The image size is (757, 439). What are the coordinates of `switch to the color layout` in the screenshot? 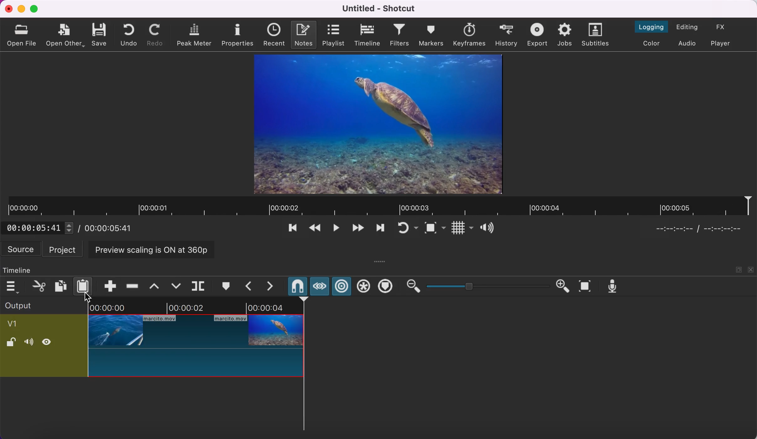 It's located at (653, 43).